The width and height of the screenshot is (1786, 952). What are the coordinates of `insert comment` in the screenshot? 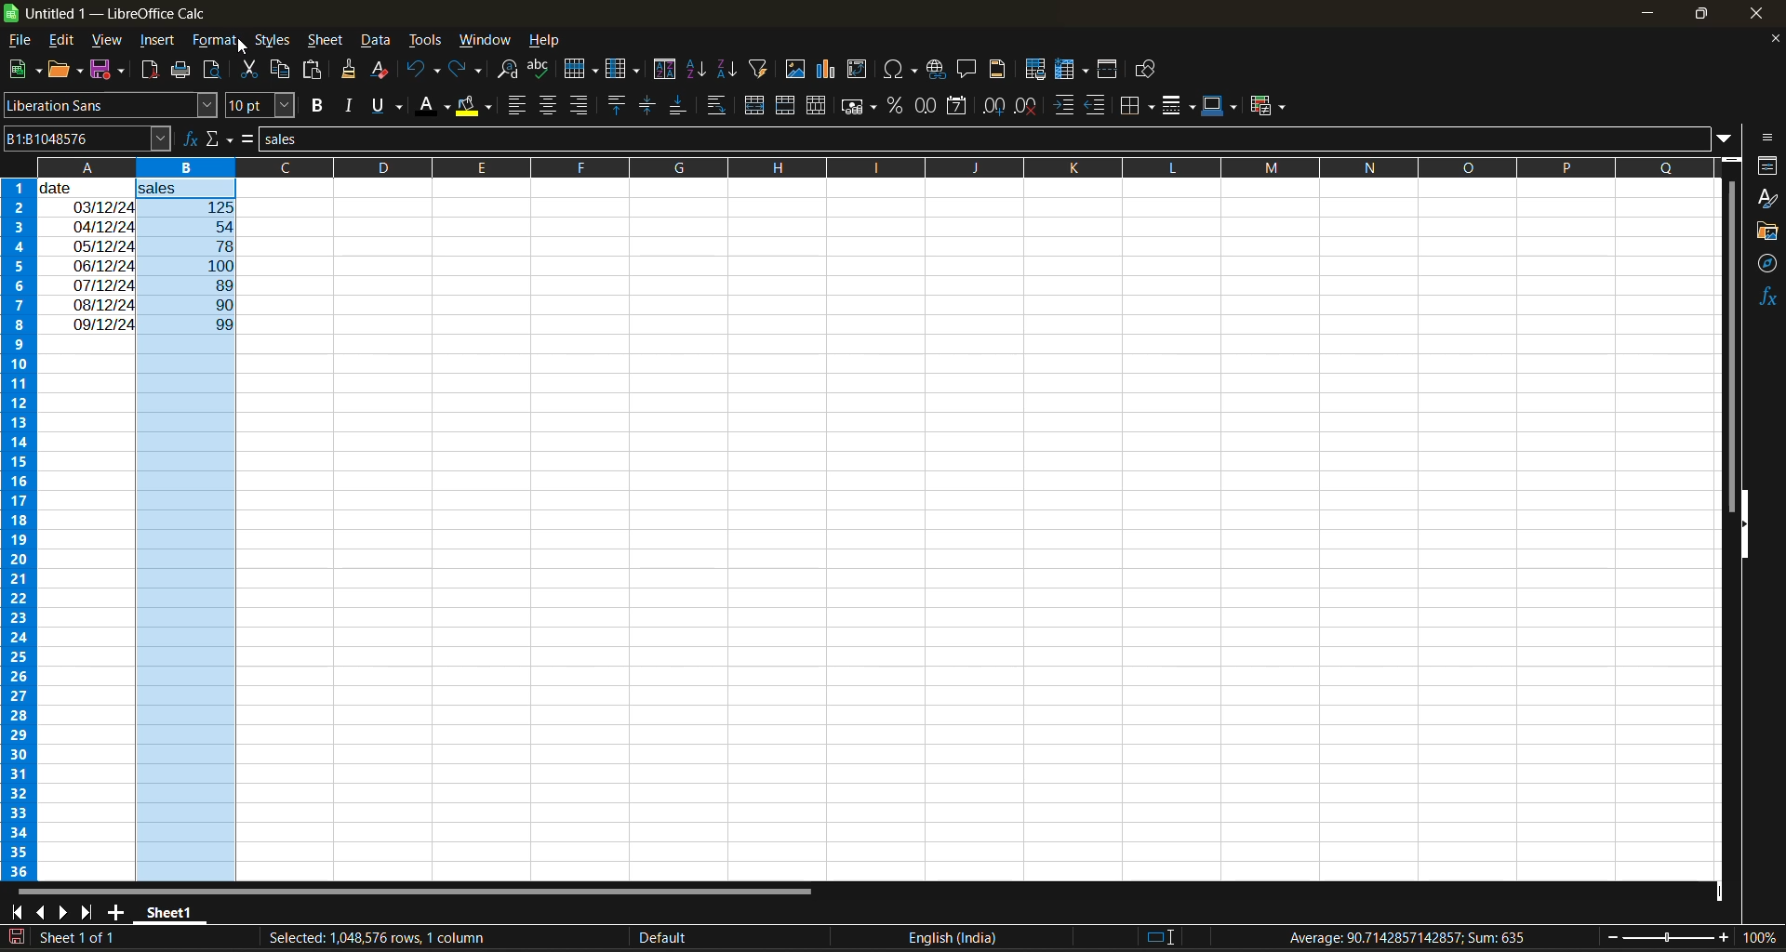 It's located at (968, 70).